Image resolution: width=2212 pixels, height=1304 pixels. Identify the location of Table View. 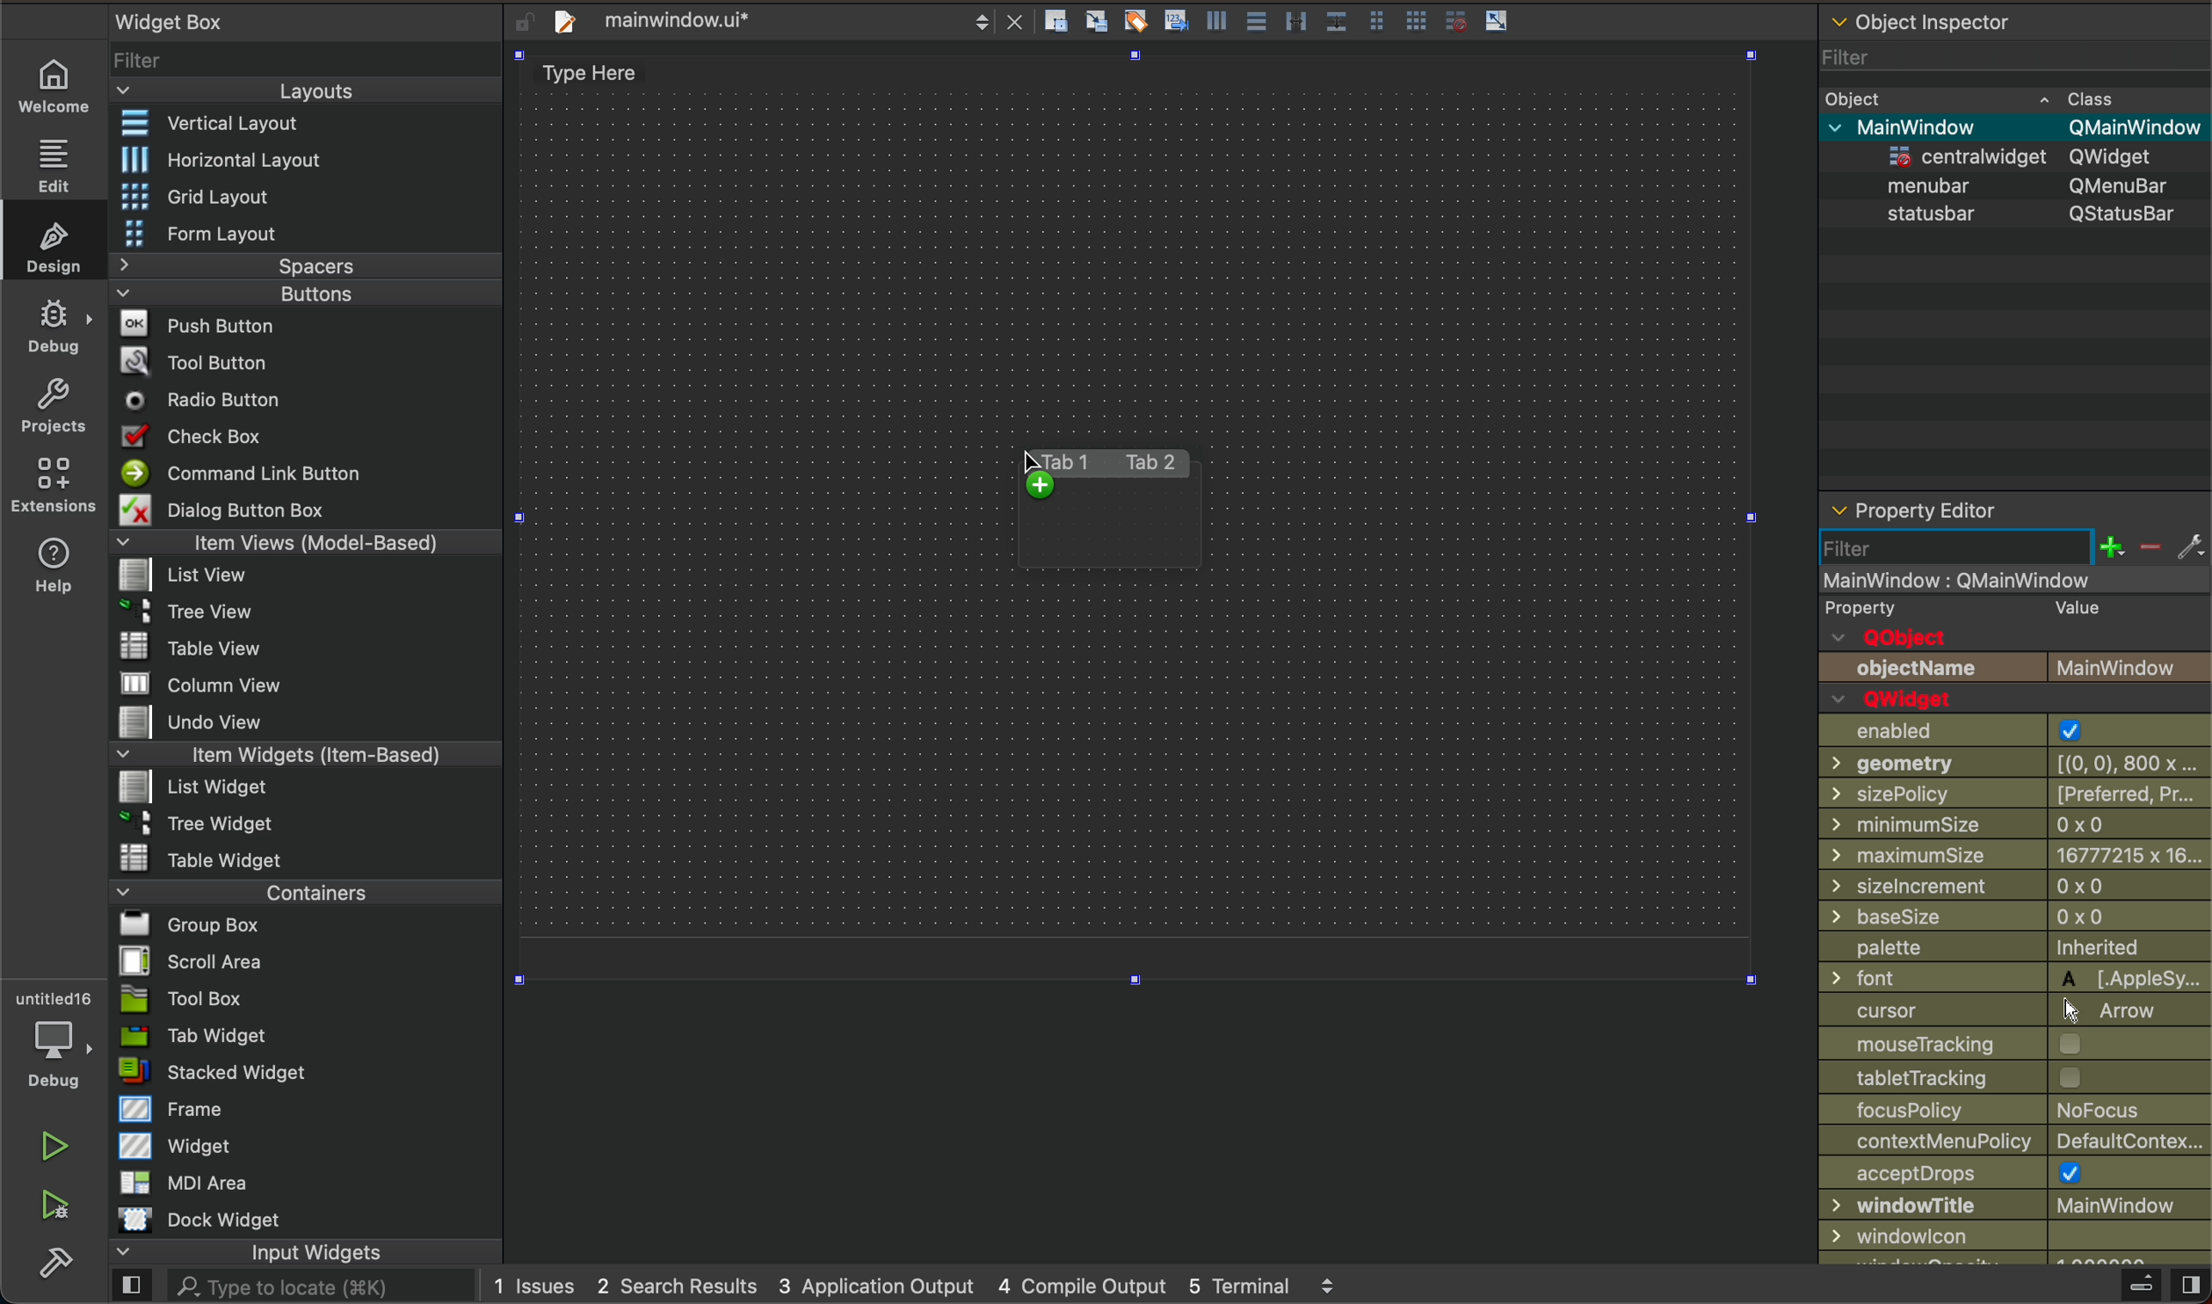
(170, 641).